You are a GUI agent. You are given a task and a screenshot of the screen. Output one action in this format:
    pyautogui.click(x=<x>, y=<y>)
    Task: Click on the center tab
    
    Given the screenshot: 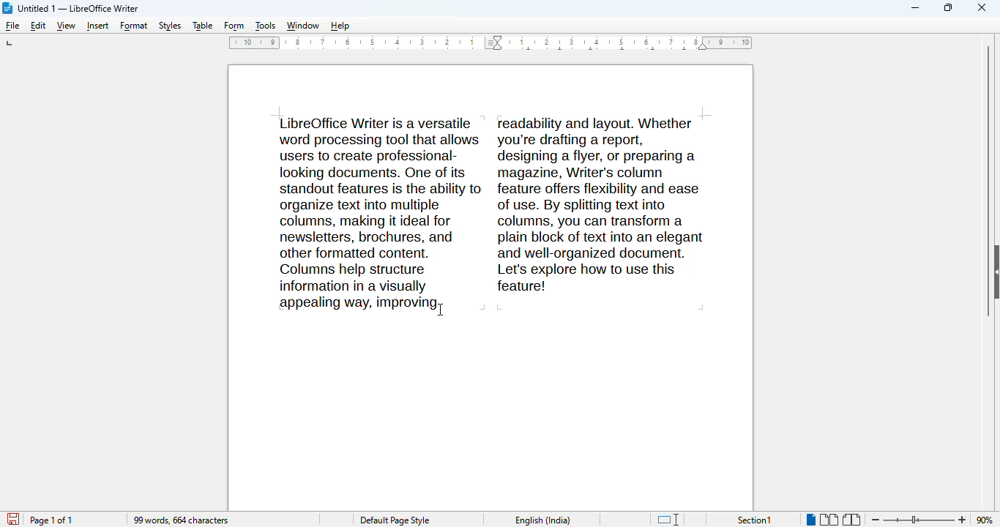 What is the action you would take?
    pyautogui.click(x=560, y=50)
    